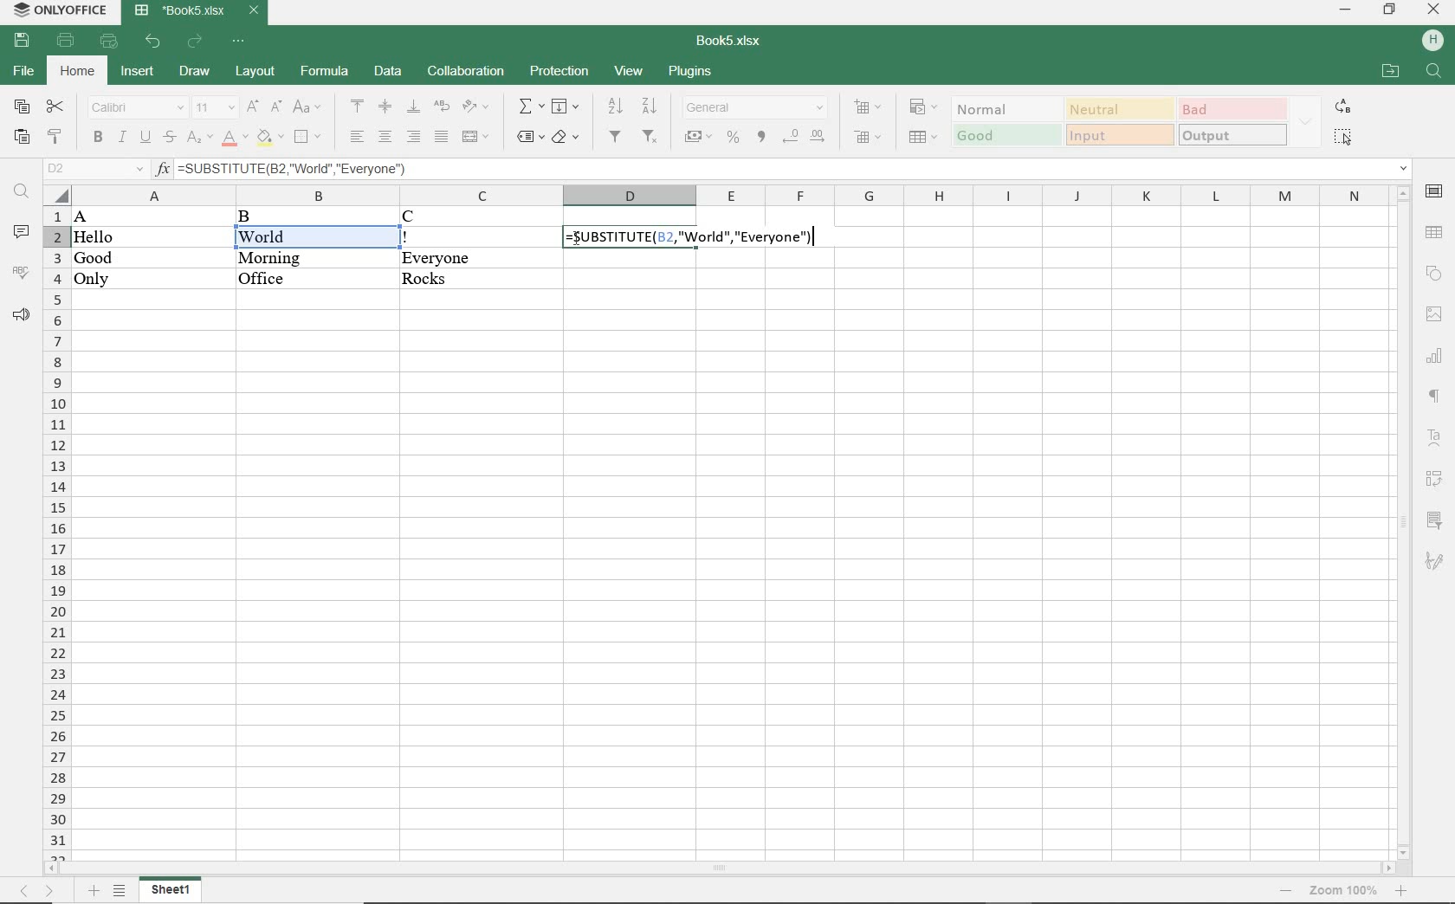  What do you see at coordinates (1434, 232) in the screenshot?
I see `table` at bounding box center [1434, 232].